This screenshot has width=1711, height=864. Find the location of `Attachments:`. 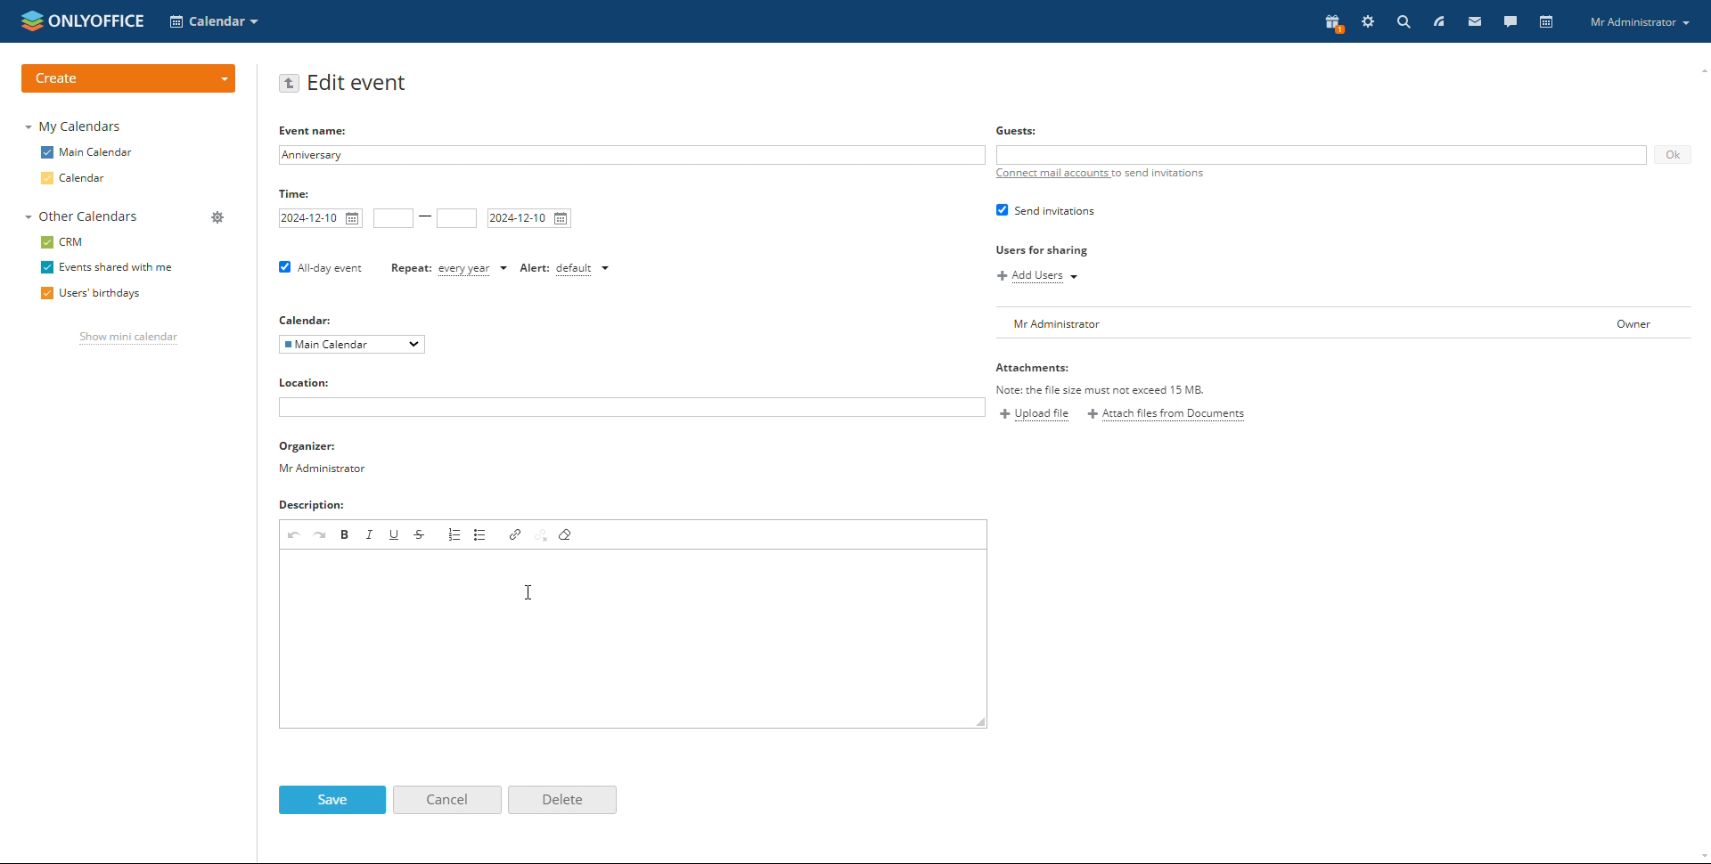

Attachments: is located at coordinates (1039, 369).